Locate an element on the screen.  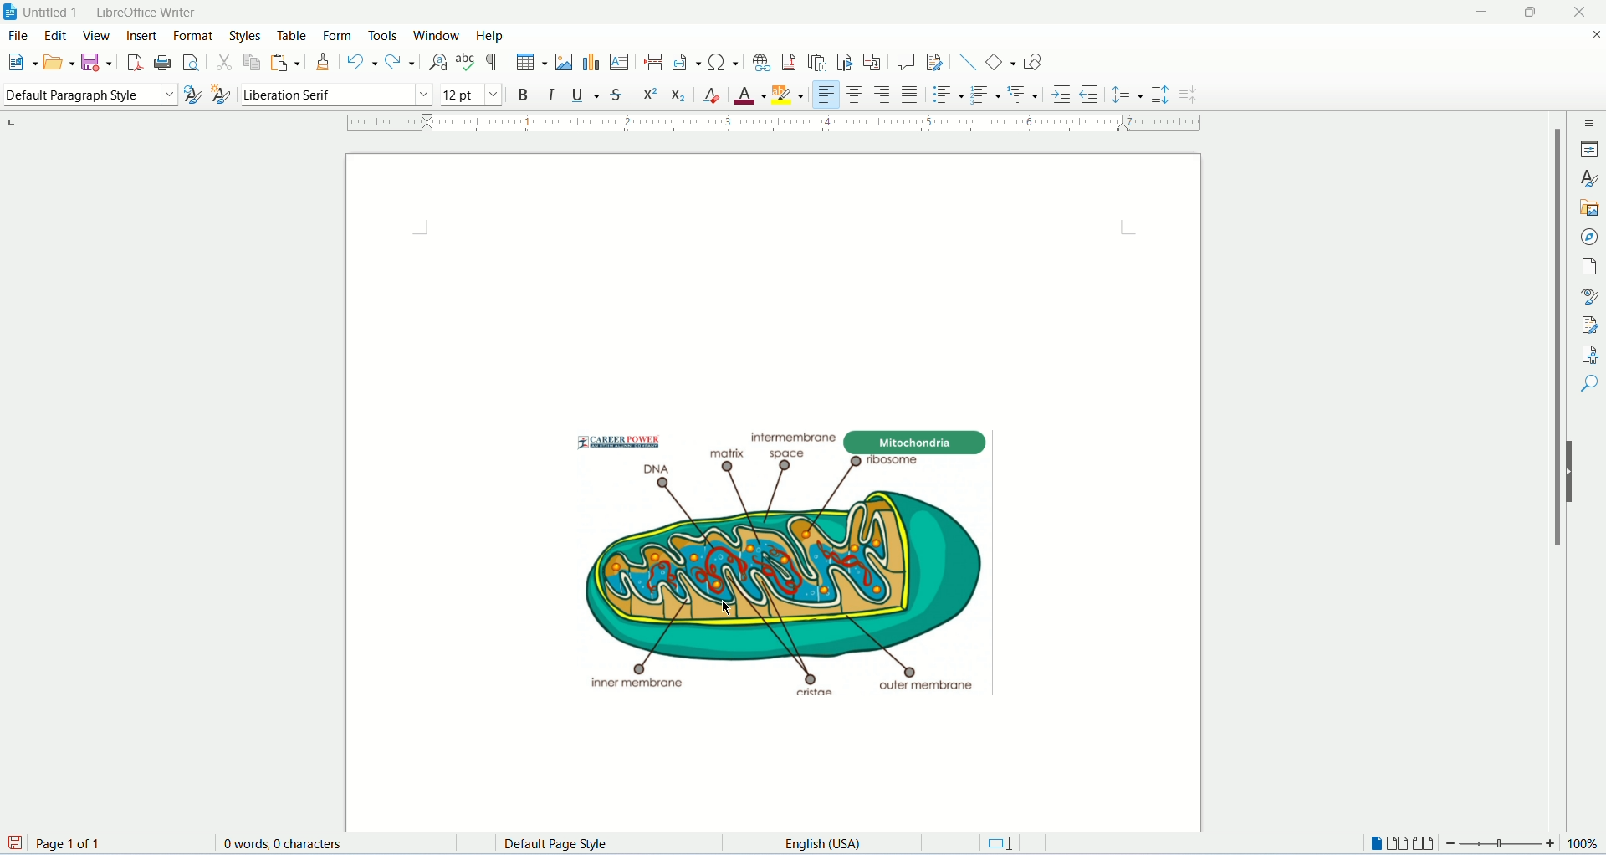
set line spacing is located at coordinates (1128, 95).